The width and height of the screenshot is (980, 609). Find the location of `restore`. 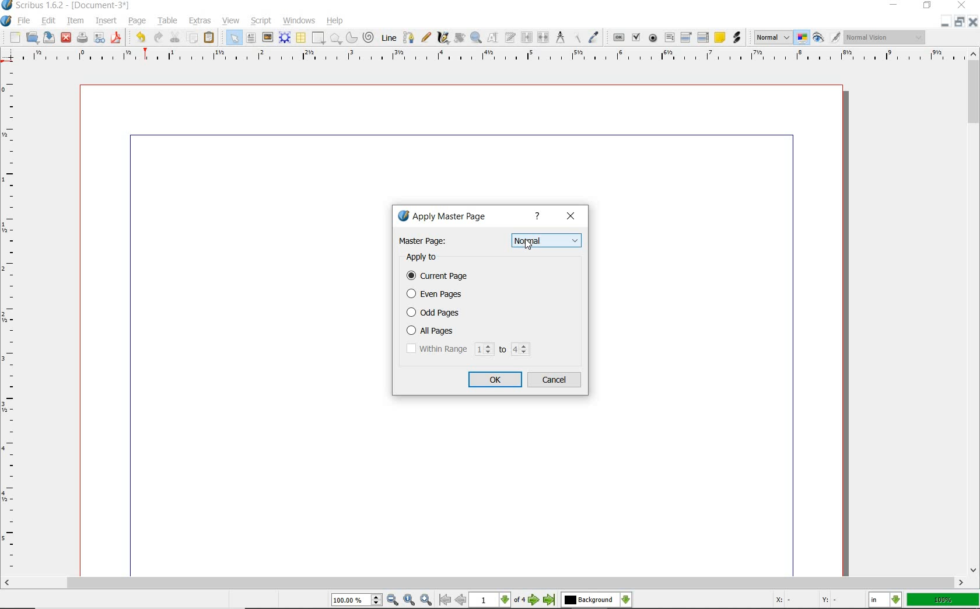

restore is located at coordinates (927, 7).